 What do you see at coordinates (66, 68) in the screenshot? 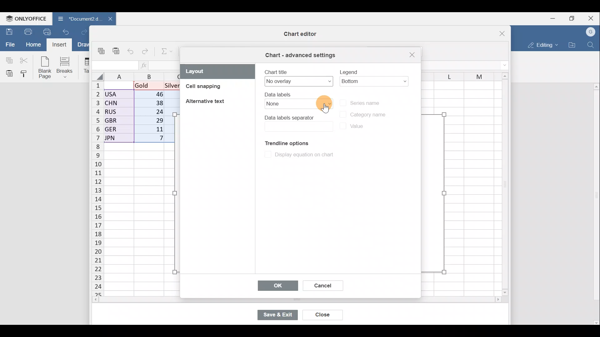
I see `Breaks` at bounding box center [66, 68].